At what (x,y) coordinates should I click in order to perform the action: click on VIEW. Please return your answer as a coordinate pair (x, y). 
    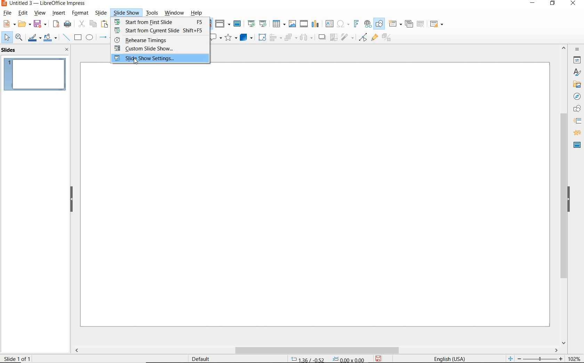
    Looking at the image, I should click on (40, 13).